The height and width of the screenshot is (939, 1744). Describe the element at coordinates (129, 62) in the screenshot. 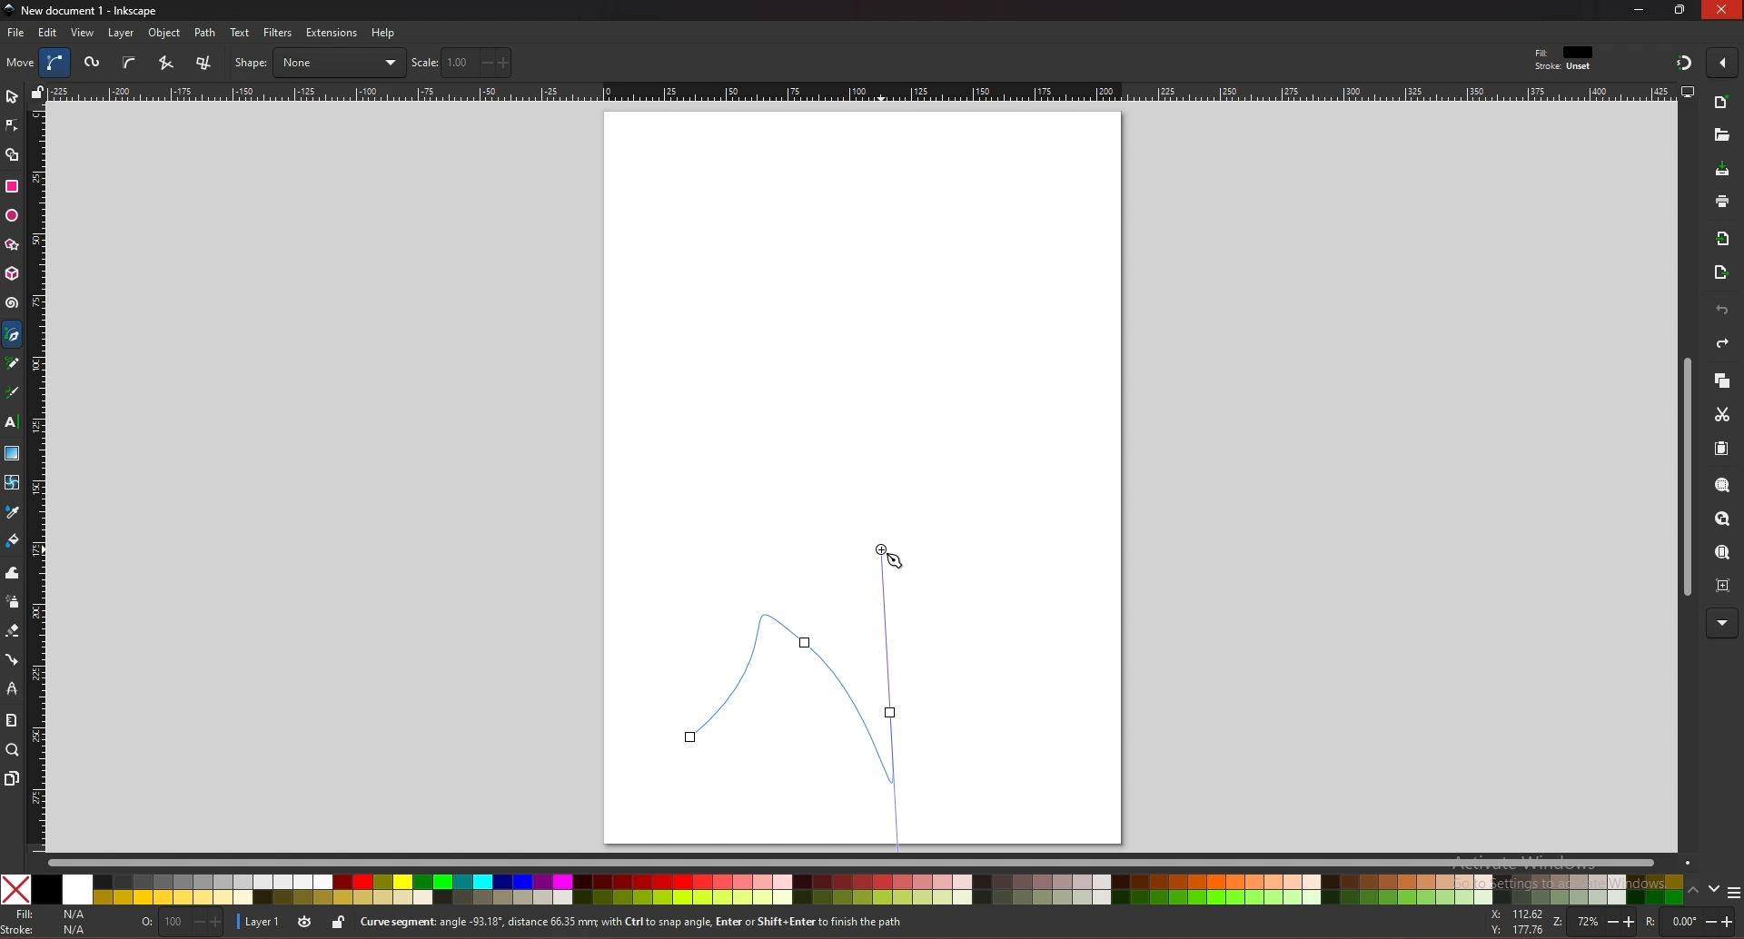

I see `b spline path` at that location.